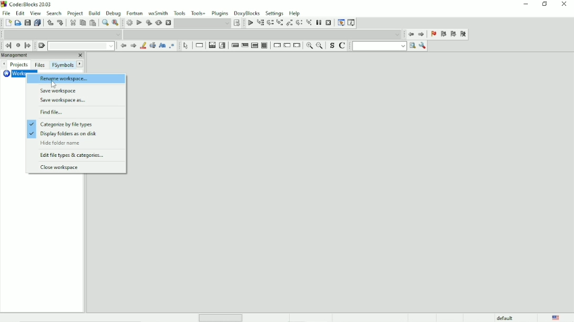 The height and width of the screenshot is (322, 574). What do you see at coordinates (20, 13) in the screenshot?
I see `Edit` at bounding box center [20, 13].